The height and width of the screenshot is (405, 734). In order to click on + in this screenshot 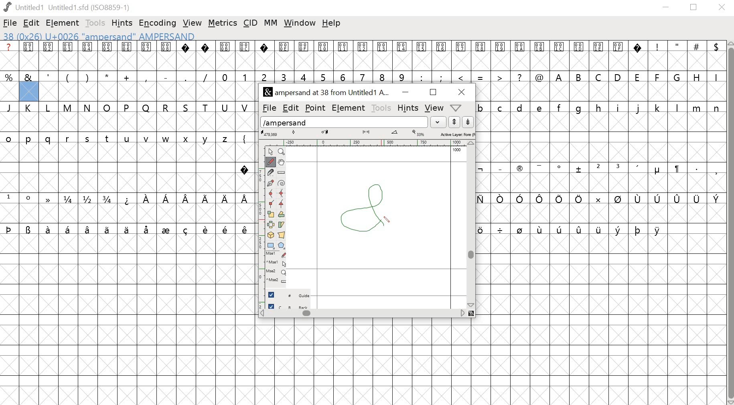, I will do `click(128, 77)`.